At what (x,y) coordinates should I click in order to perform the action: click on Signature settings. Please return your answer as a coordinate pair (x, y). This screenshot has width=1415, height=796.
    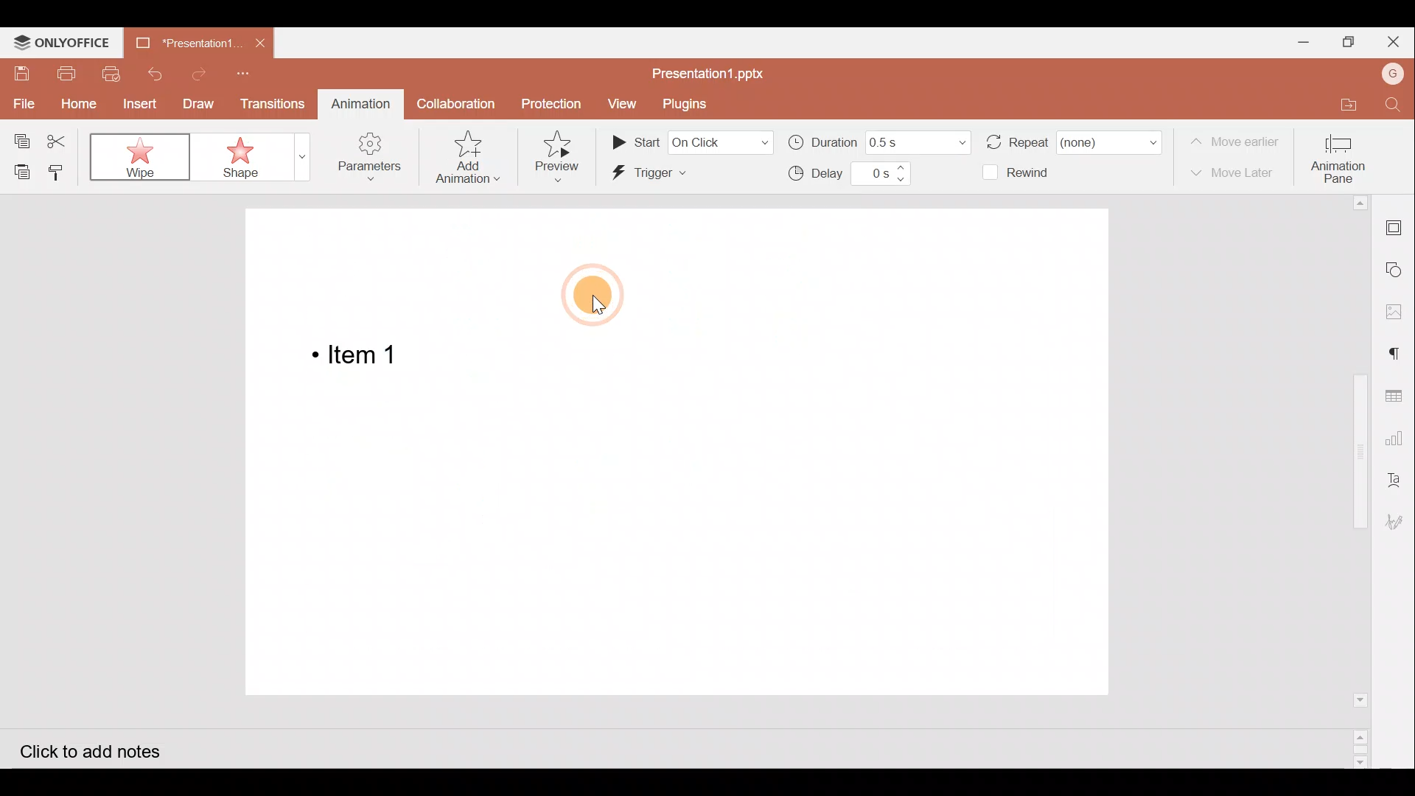
    Looking at the image, I should click on (1400, 526).